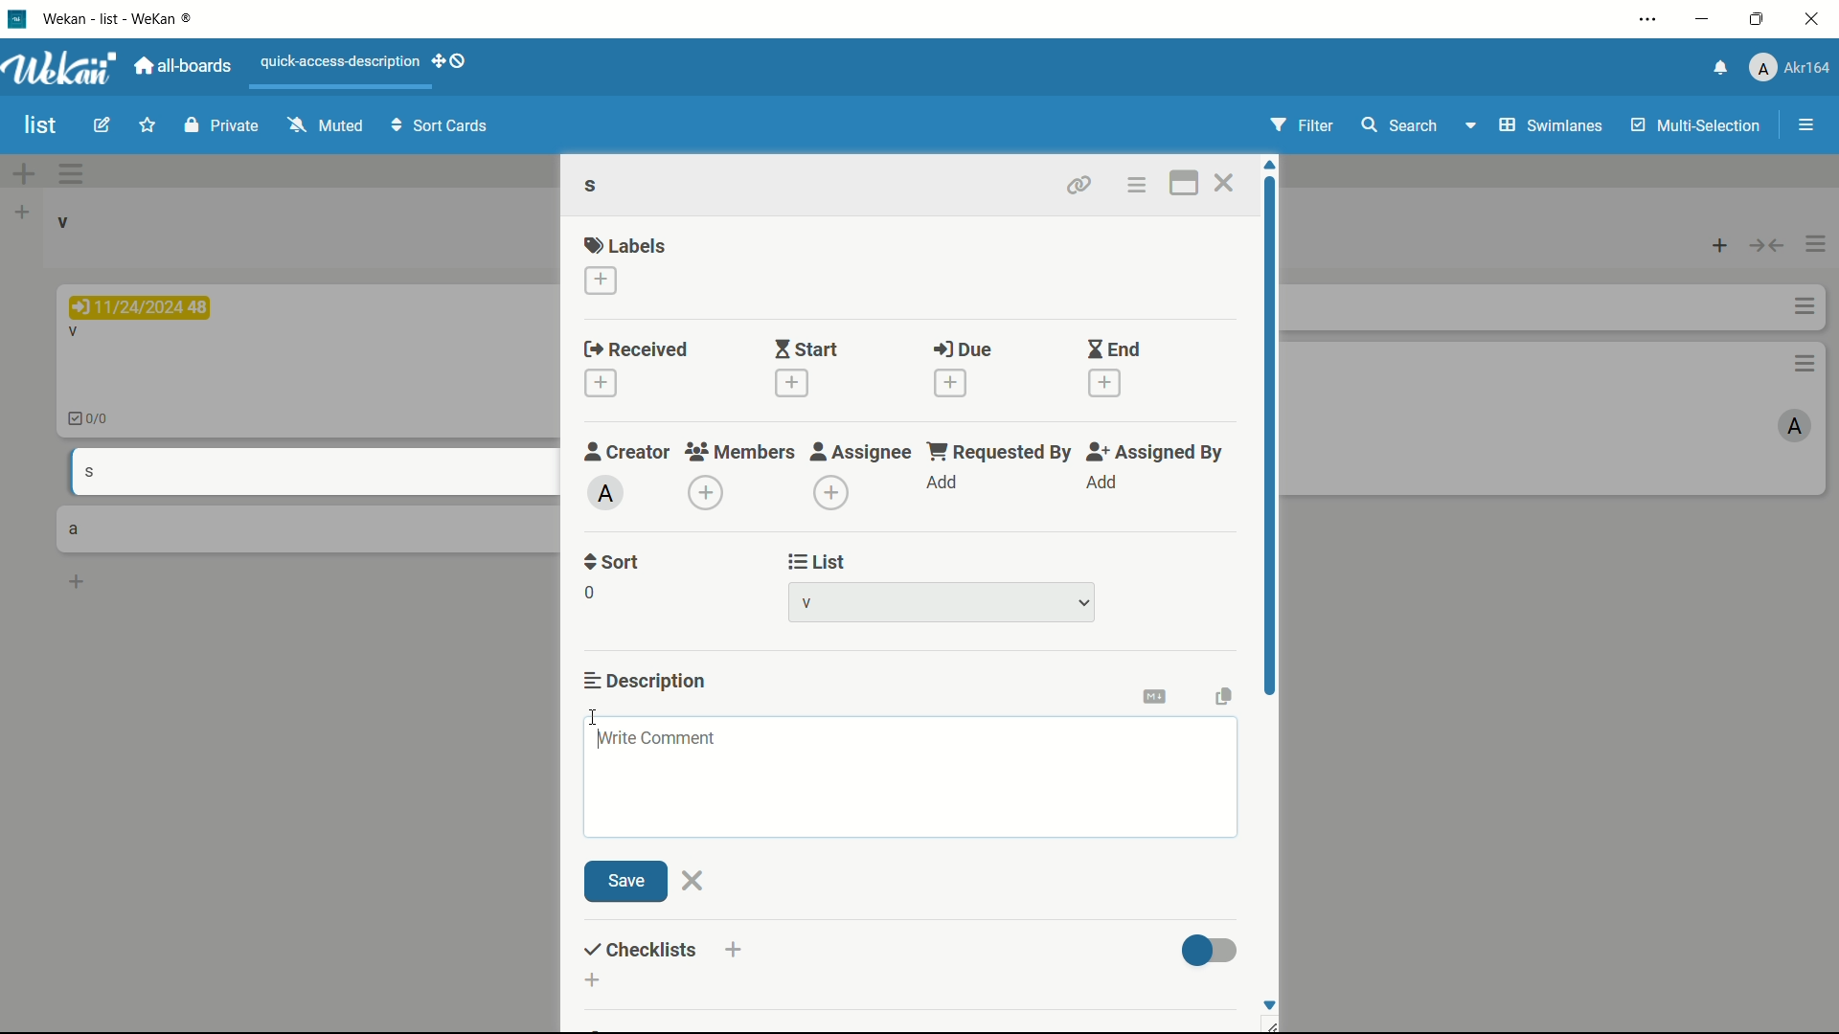  Describe the element at coordinates (1002, 454) in the screenshot. I see `requested by` at that location.